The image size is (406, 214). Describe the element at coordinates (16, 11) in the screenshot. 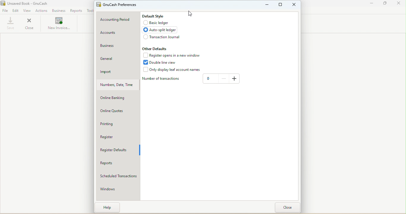

I see `Edit` at that location.